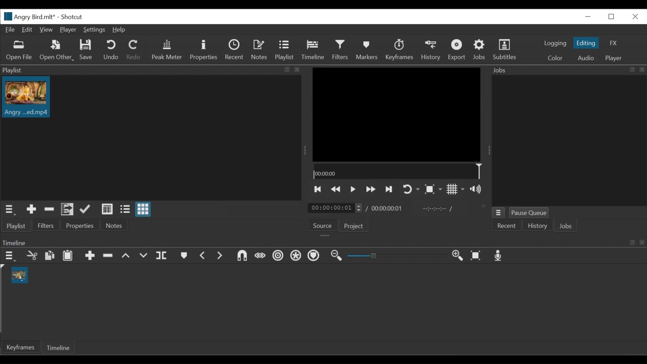 This screenshot has height=364, width=647. Describe the element at coordinates (234, 50) in the screenshot. I see `Recent` at that location.